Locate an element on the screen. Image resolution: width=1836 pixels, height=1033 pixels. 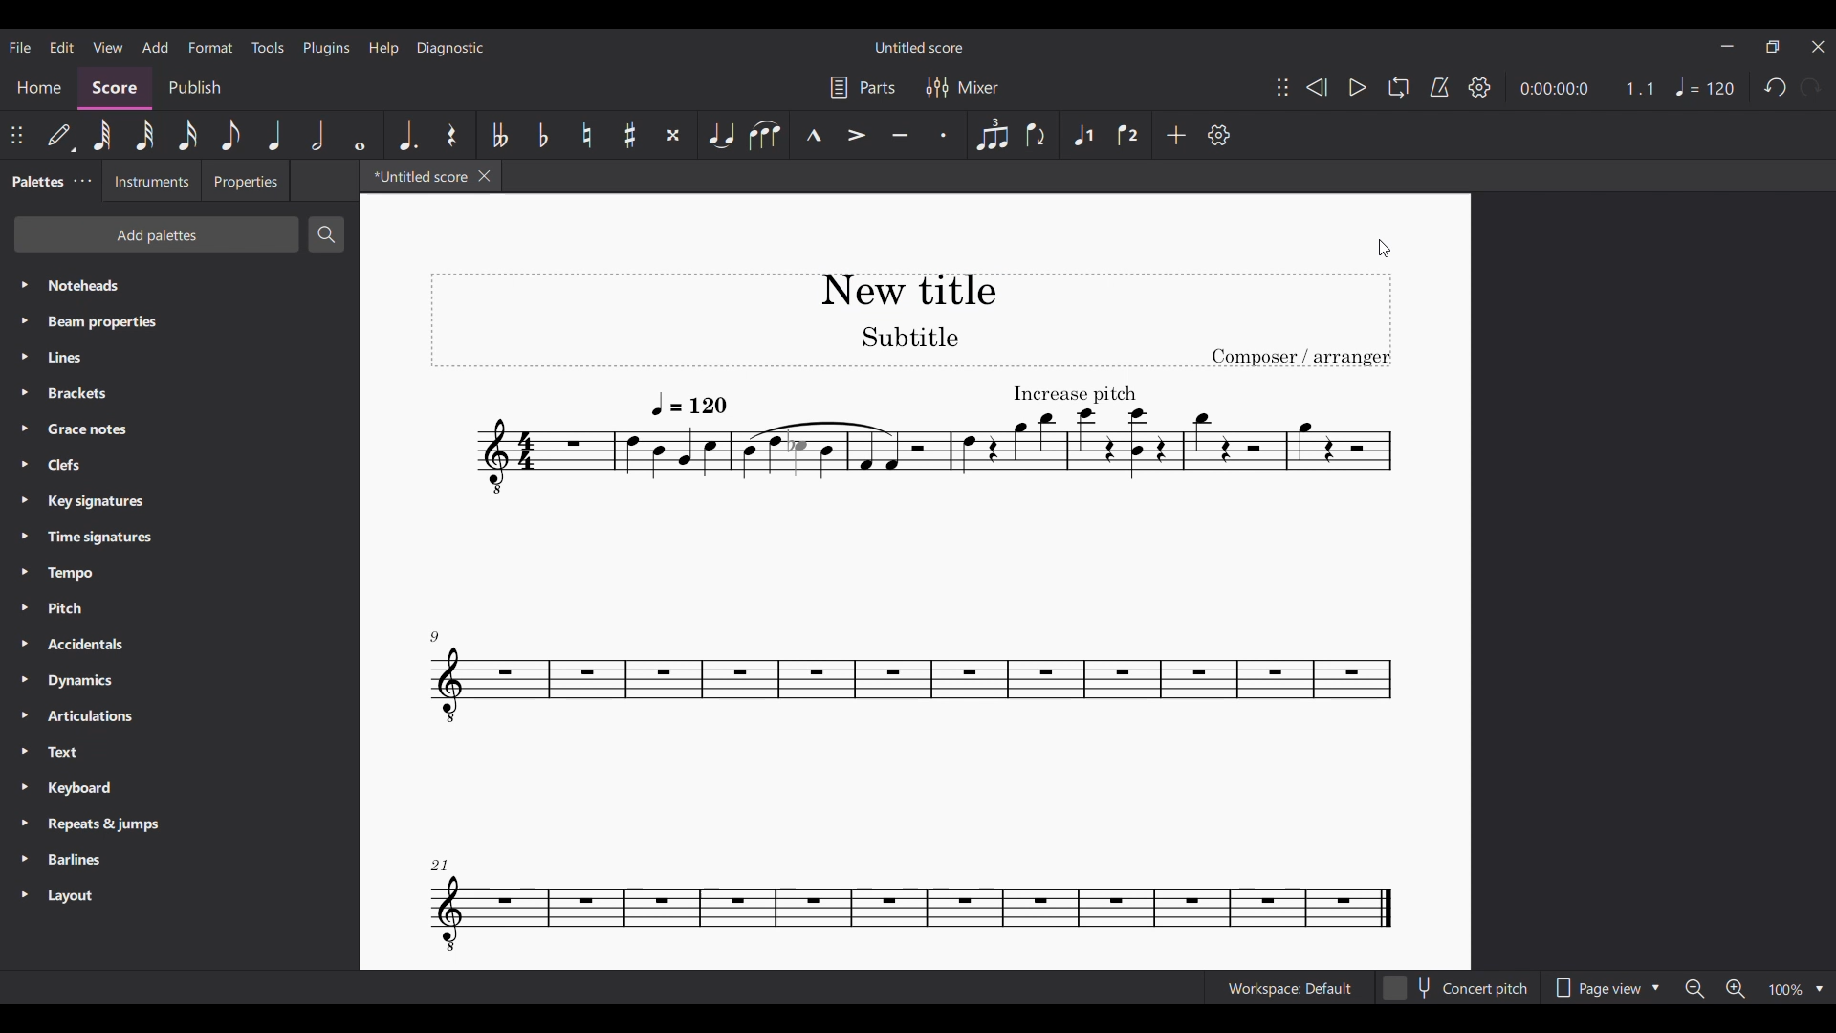
Toggle flat is located at coordinates (543, 135).